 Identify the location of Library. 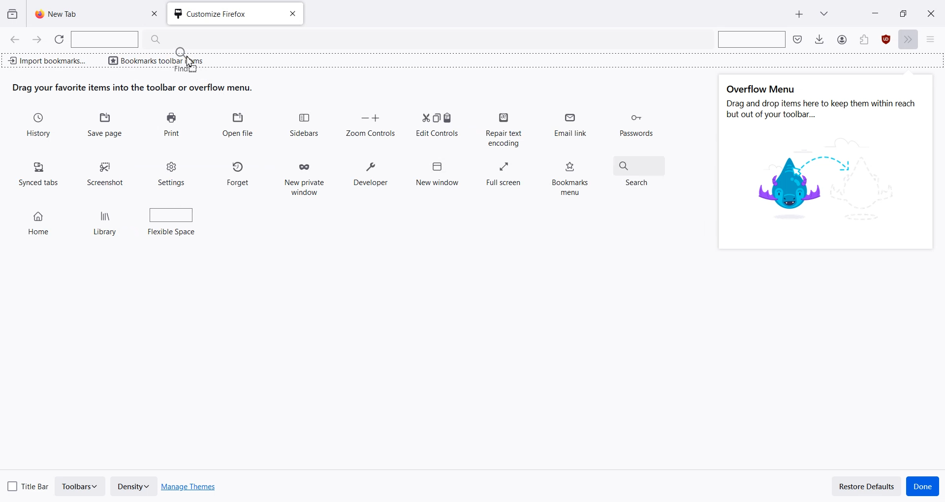
(106, 219).